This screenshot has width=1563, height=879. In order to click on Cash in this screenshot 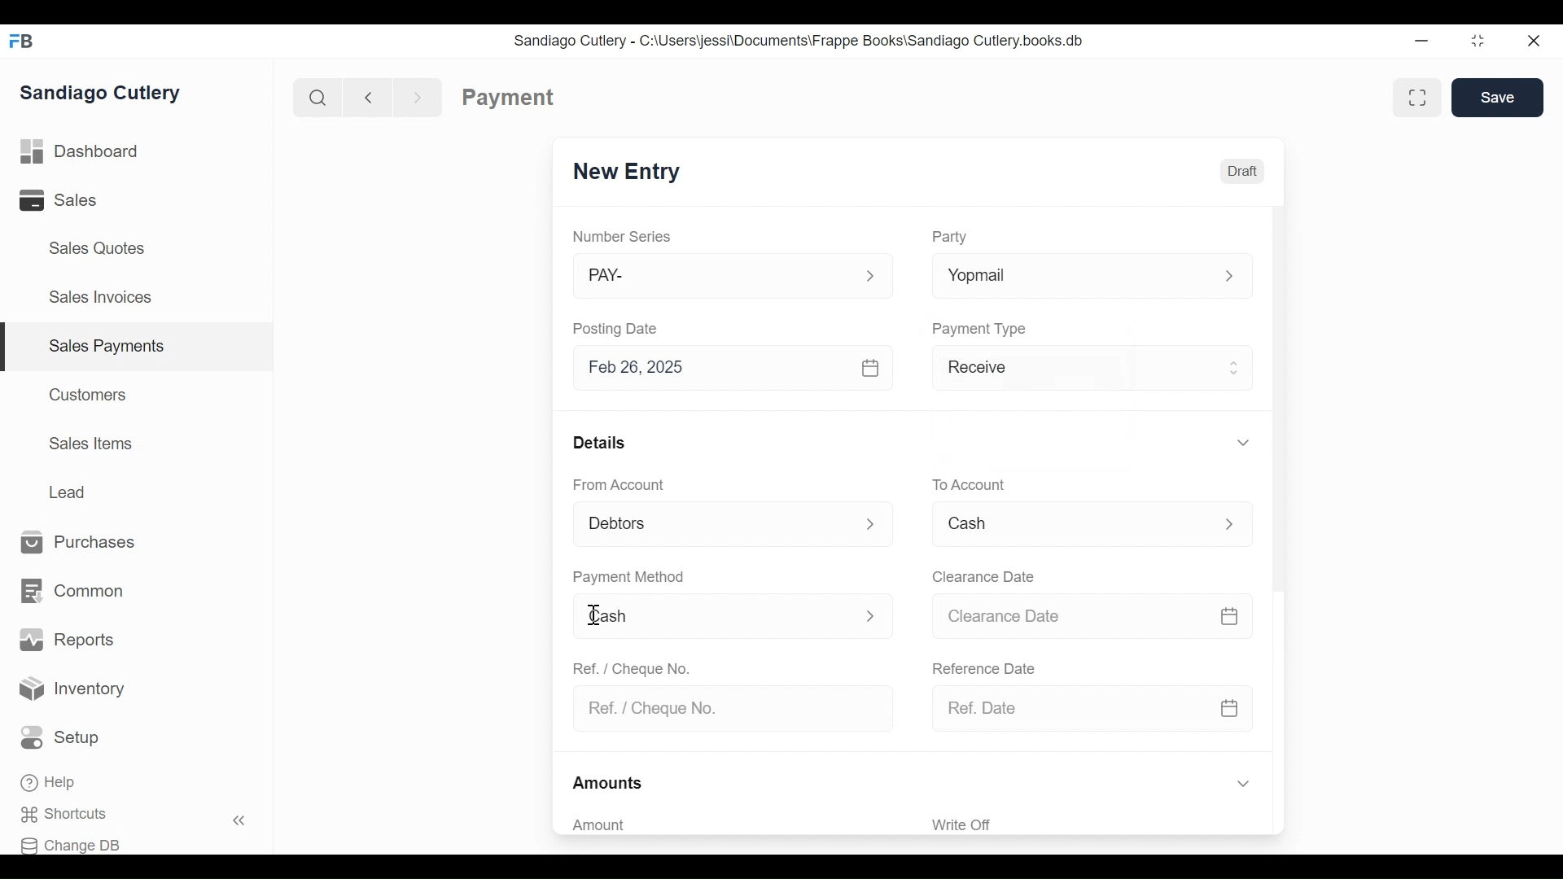, I will do `click(1070, 528)`.